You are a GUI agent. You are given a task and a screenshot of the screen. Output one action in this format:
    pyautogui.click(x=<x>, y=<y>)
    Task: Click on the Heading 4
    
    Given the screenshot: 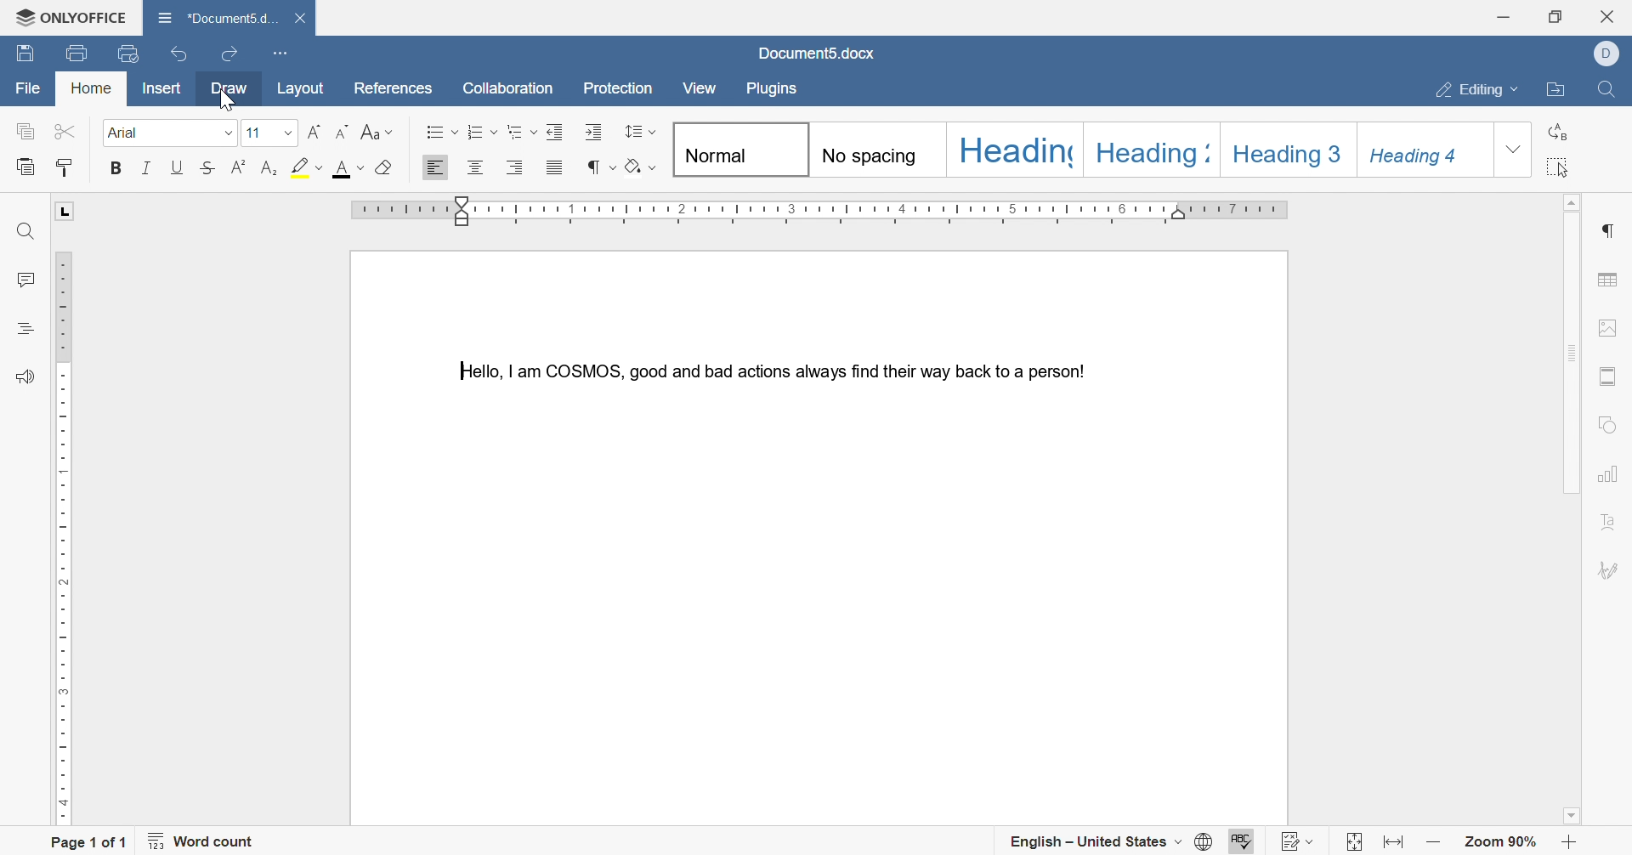 What is the action you would take?
    pyautogui.click(x=1413, y=151)
    